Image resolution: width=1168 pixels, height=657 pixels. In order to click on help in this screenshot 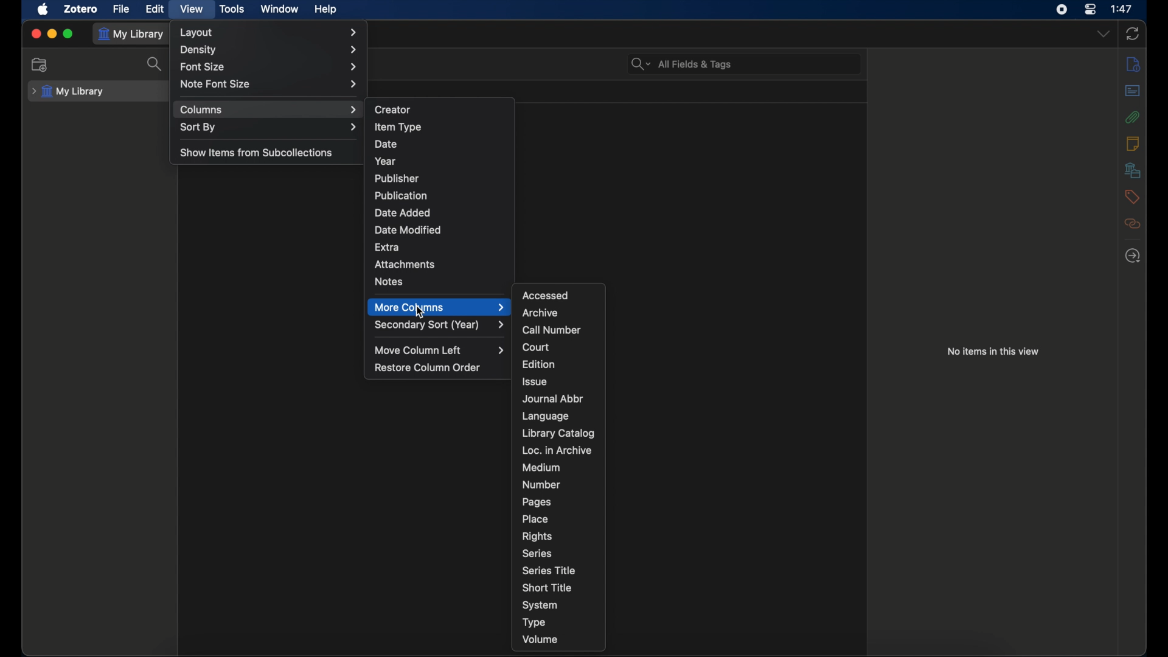, I will do `click(325, 10)`.